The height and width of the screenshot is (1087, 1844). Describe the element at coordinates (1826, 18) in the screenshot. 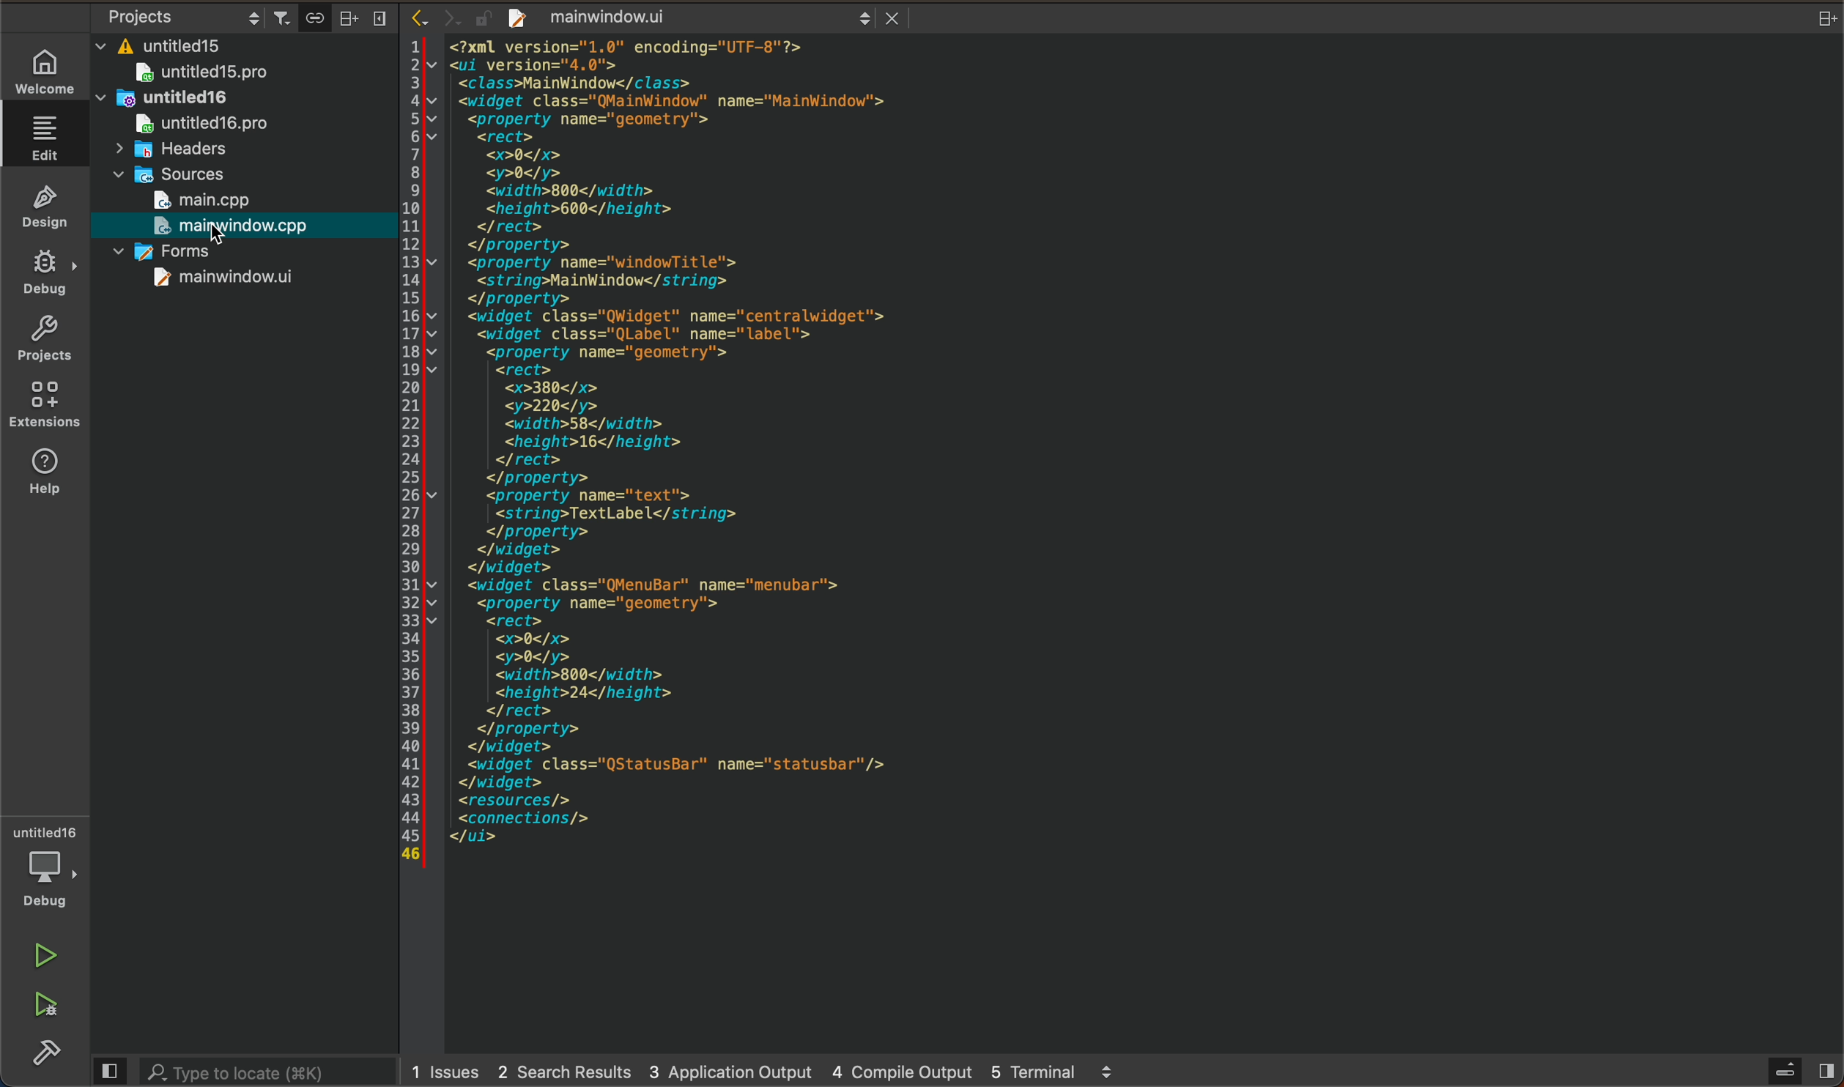

I see `split tab` at that location.